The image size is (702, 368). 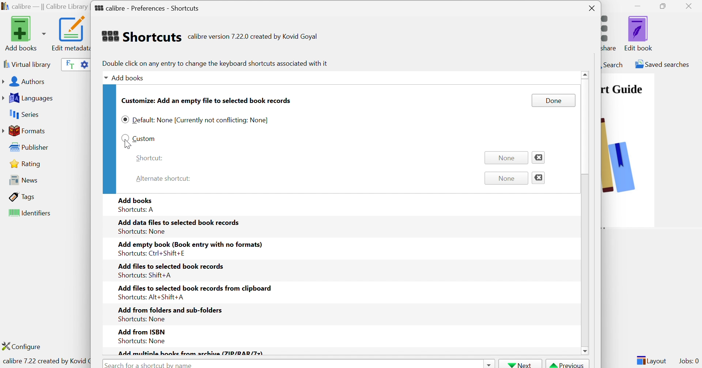 What do you see at coordinates (639, 33) in the screenshot?
I see `Edit book` at bounding box center [639, 33].